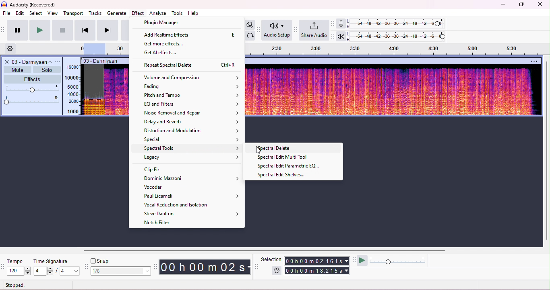 The image size is (550, 290). Describe the element at coordinates (192, 157) in the screenshot. I see `legacy` at that location.